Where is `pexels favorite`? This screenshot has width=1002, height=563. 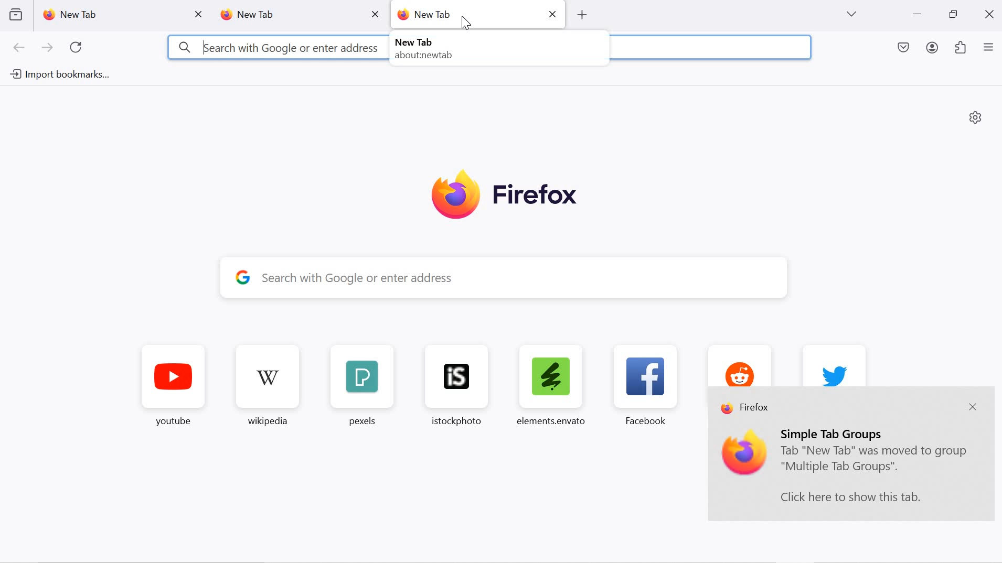
pexels favorite is located at coordinates (360, 386).